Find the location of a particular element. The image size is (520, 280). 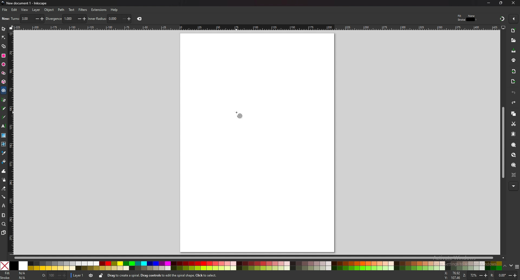

measure is located at coordinates (4, 215).